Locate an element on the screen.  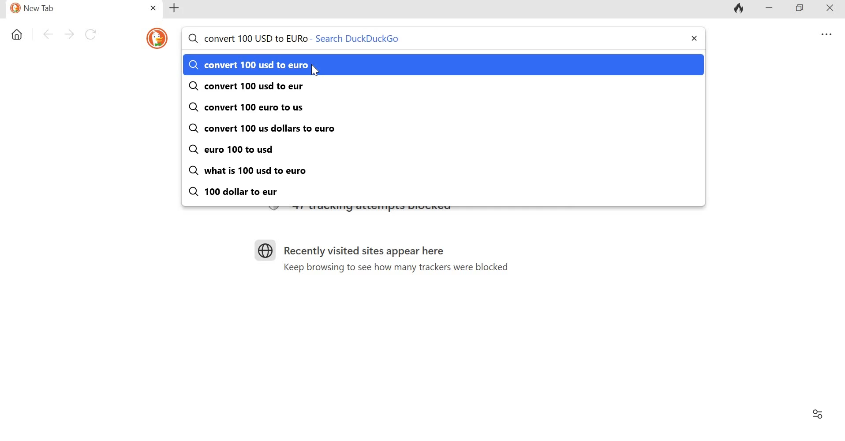
globe icon is located at coordinates (269, 251).